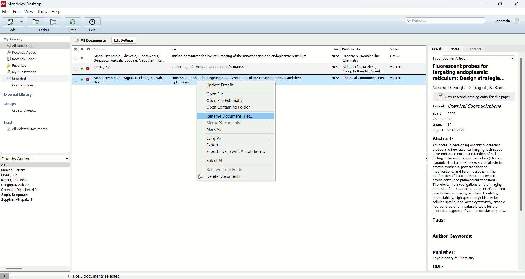 The height and width of the screenshot is (279, 525). Describe the element at coordinates (444, 113) in the screenshot. I see `year` at that location.